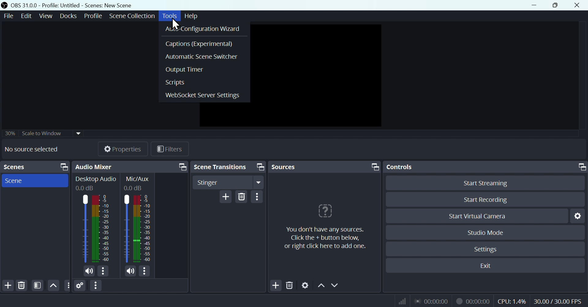 Image resolution: width=588 pixels, height=307 pixels. What do you see at coordinates (37, 286) in the screenshot?
I see `Filters` at bounding box center [37, 286].